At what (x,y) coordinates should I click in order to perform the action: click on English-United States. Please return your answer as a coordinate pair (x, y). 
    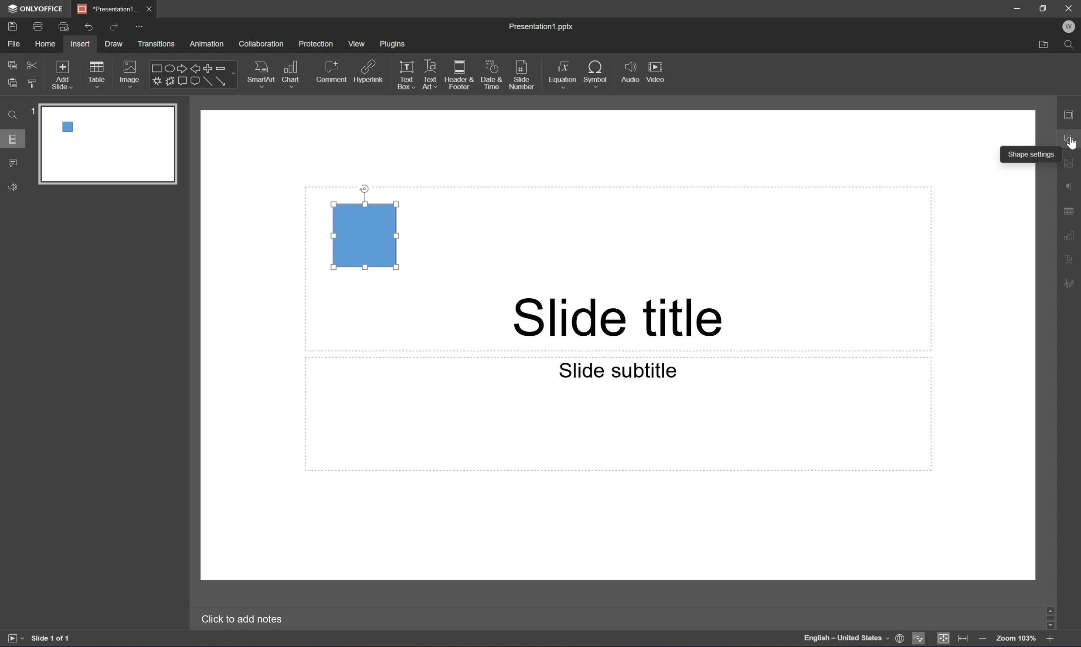
    Looking at the image, I should click on (845, 640).